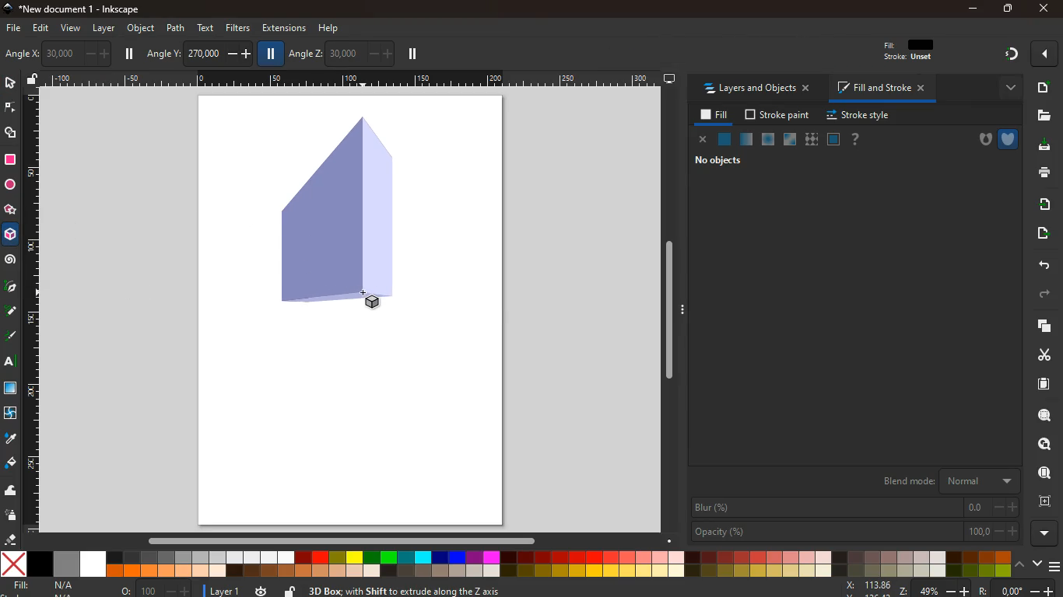 This screenshot has width=1063, height=597. What do you see at coordinates (44, 30) in the screenshot?
I see `edit` at bounding box center [44, 30].